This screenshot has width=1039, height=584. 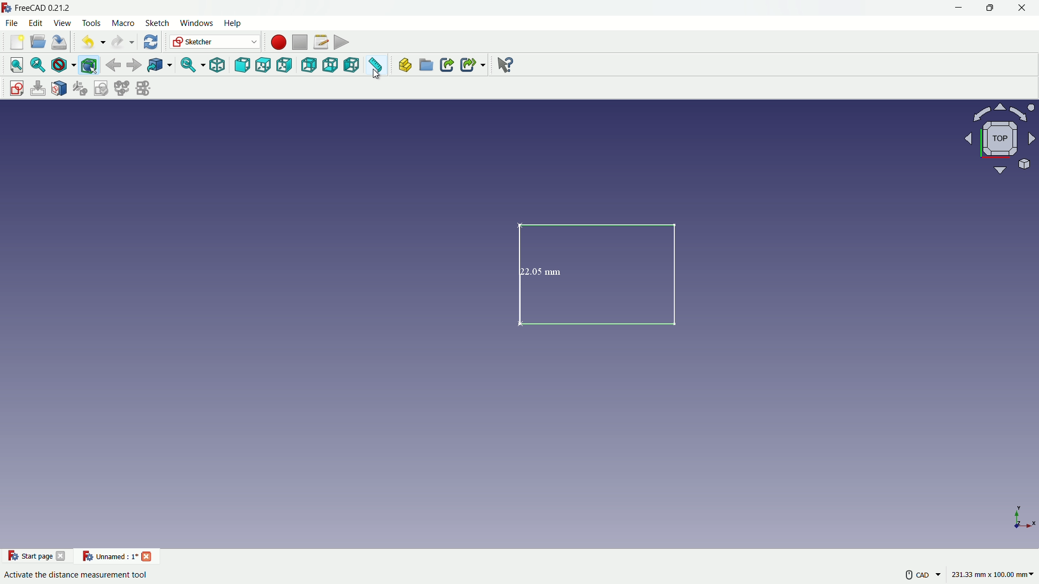 What do you see at coordinates (14, 87) in the screenshot?
I see `create sketch` at bounding box center [14, 87].